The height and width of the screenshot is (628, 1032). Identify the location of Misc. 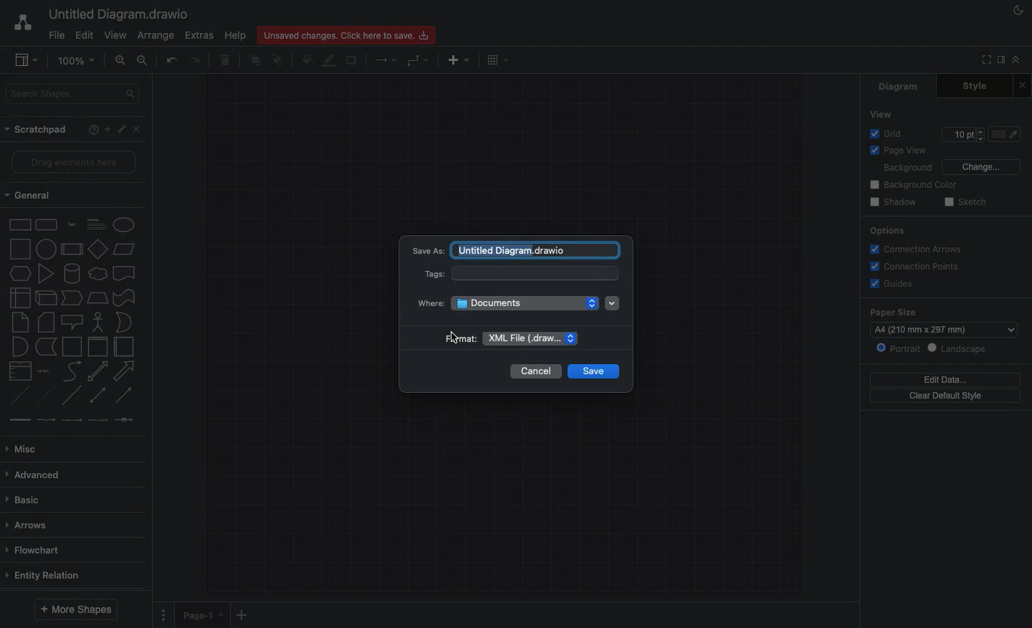
(29, 449).